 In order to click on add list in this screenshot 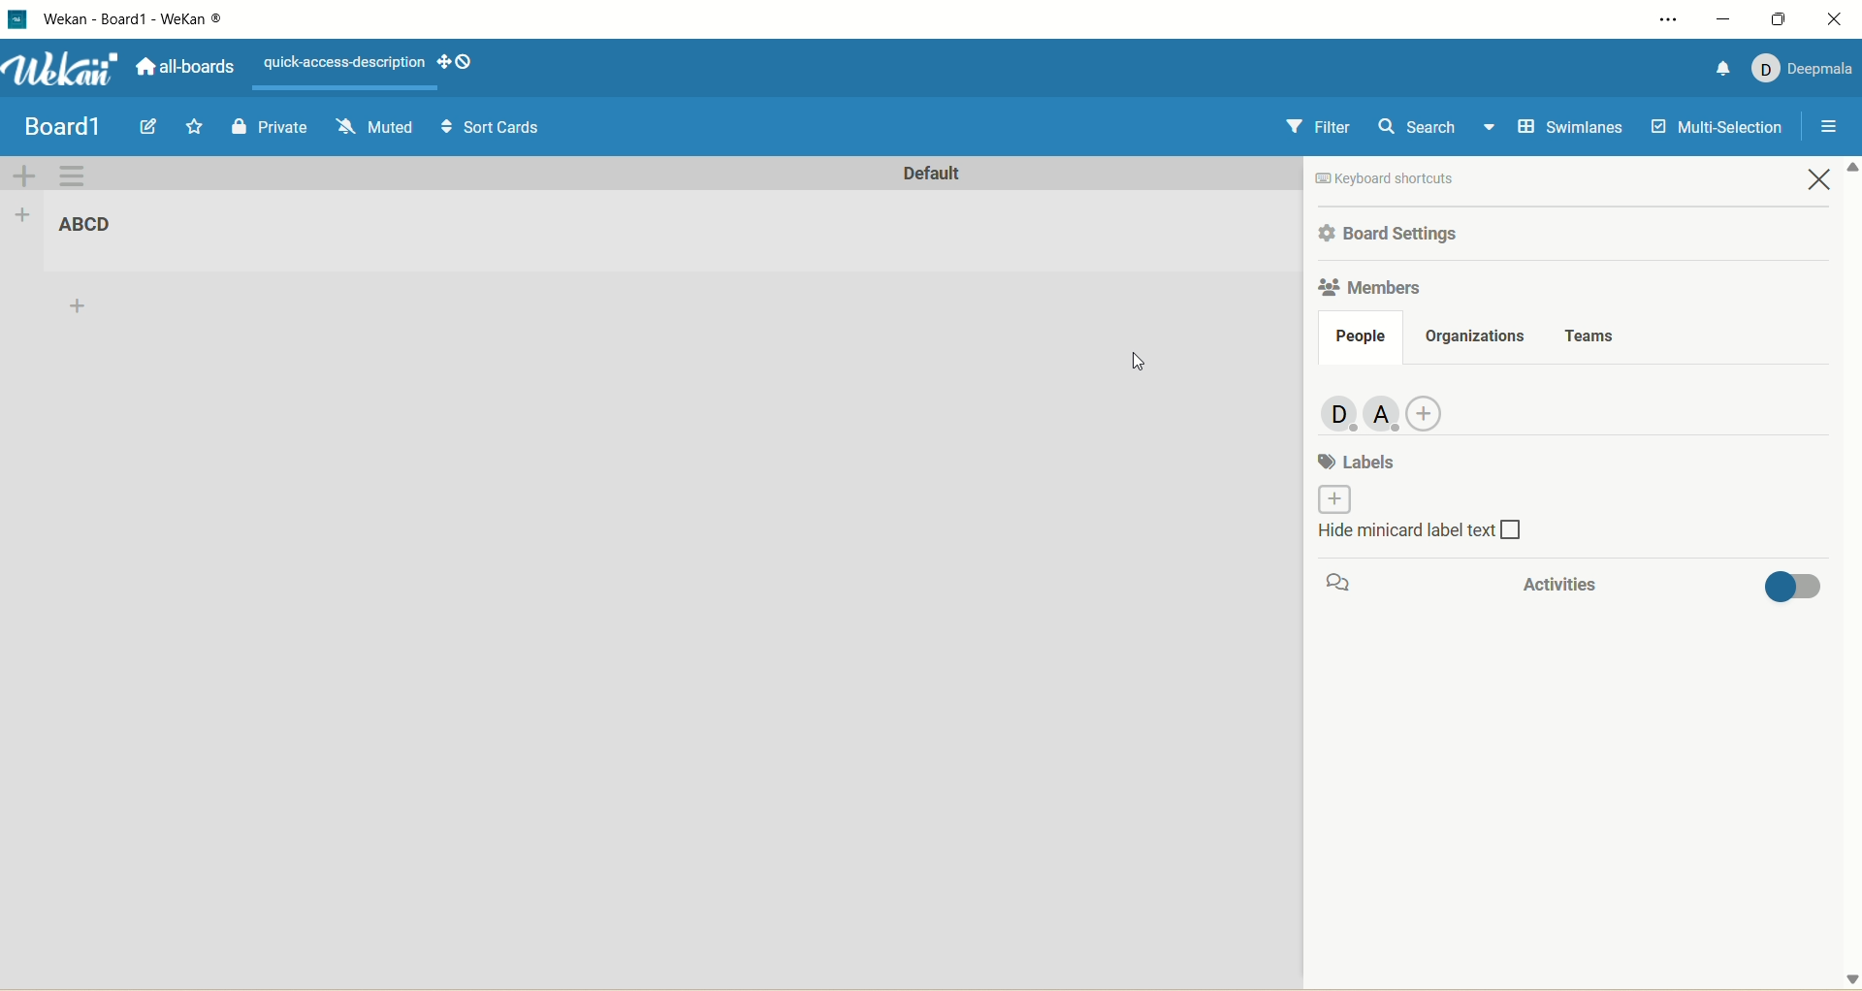, I will do `click(22, 215)`.